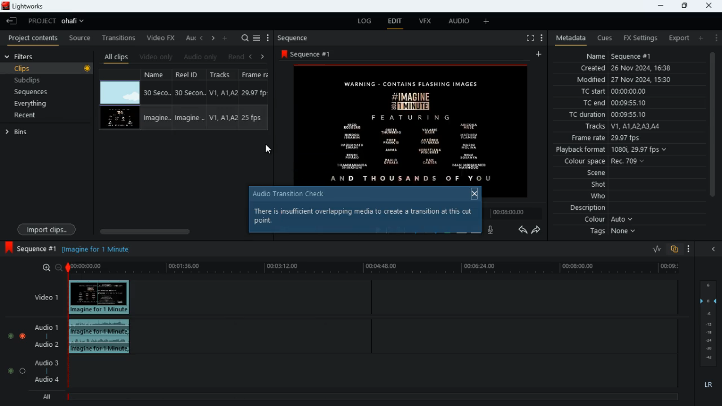 This screenshot has height=406, width=722. I want to click on message, so click(366, 219).